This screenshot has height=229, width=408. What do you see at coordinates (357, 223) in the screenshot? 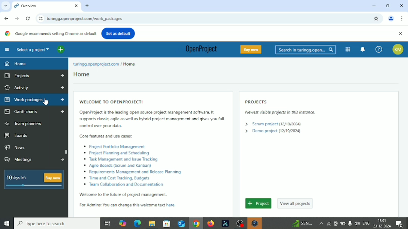
I see `speaker` at bounding box center [357, 223].